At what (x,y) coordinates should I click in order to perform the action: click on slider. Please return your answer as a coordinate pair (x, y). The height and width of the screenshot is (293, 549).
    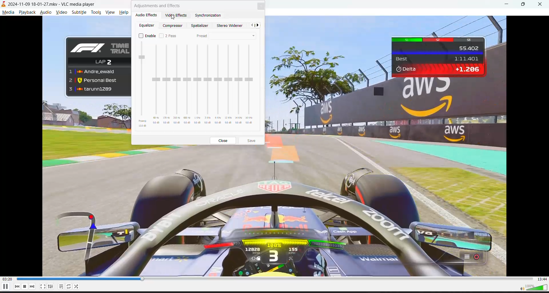
    Looking at the image, I should click on (142, 85).